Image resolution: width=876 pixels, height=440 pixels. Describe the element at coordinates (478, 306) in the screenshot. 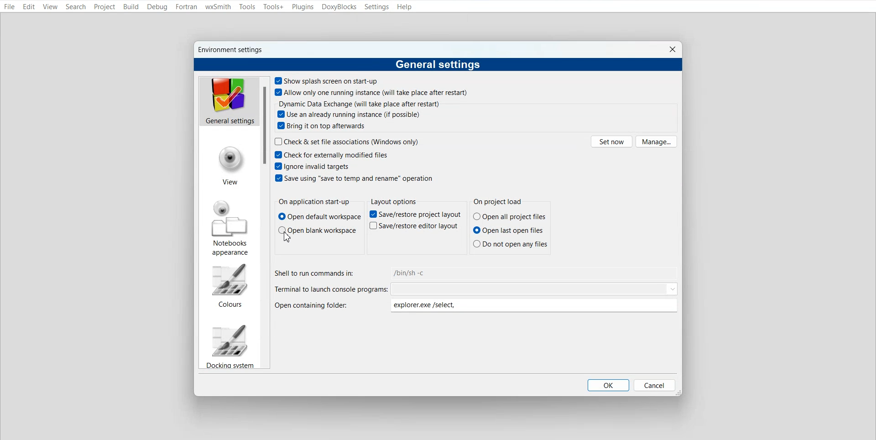

I see `Open containing folder` at that location.